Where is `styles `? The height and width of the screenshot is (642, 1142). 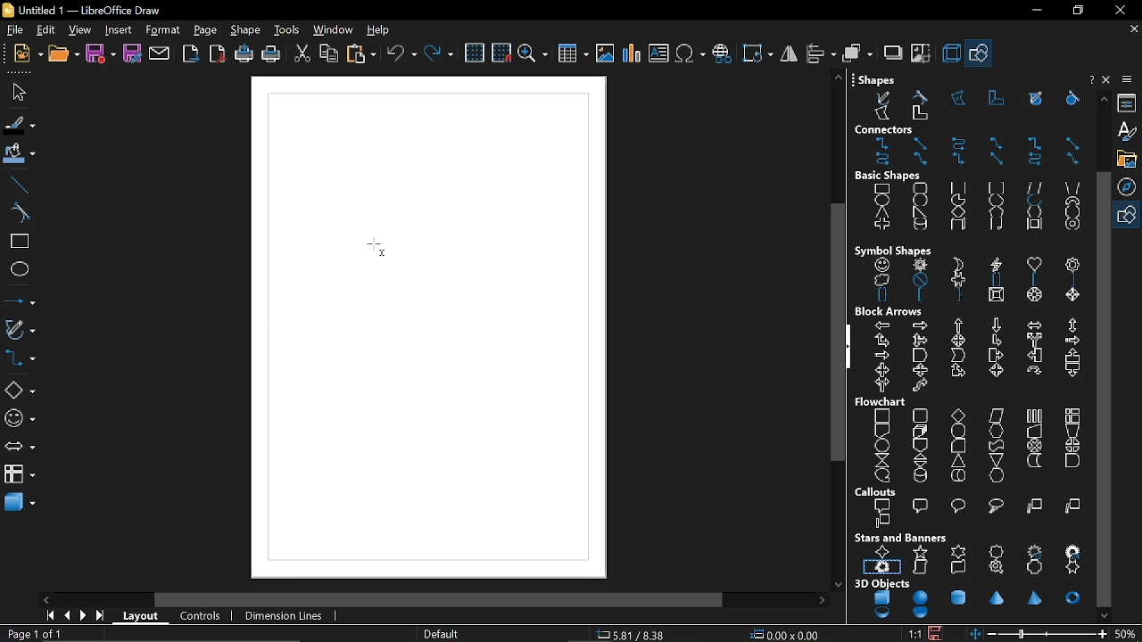 styles  is located at coordinates (1130, 131).